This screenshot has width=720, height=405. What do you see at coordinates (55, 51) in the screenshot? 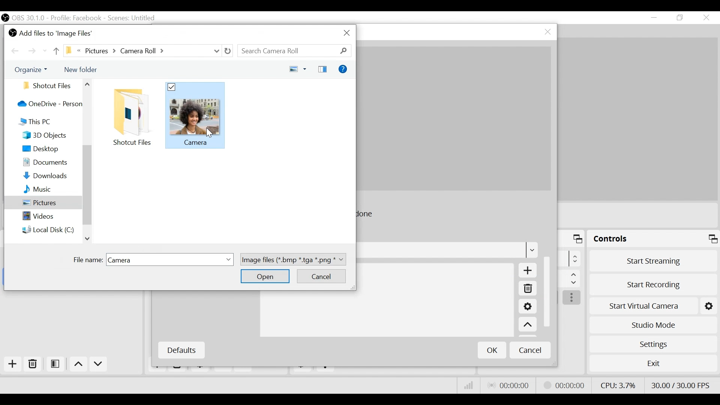
I see `move up` at bounding box center [55, 51].